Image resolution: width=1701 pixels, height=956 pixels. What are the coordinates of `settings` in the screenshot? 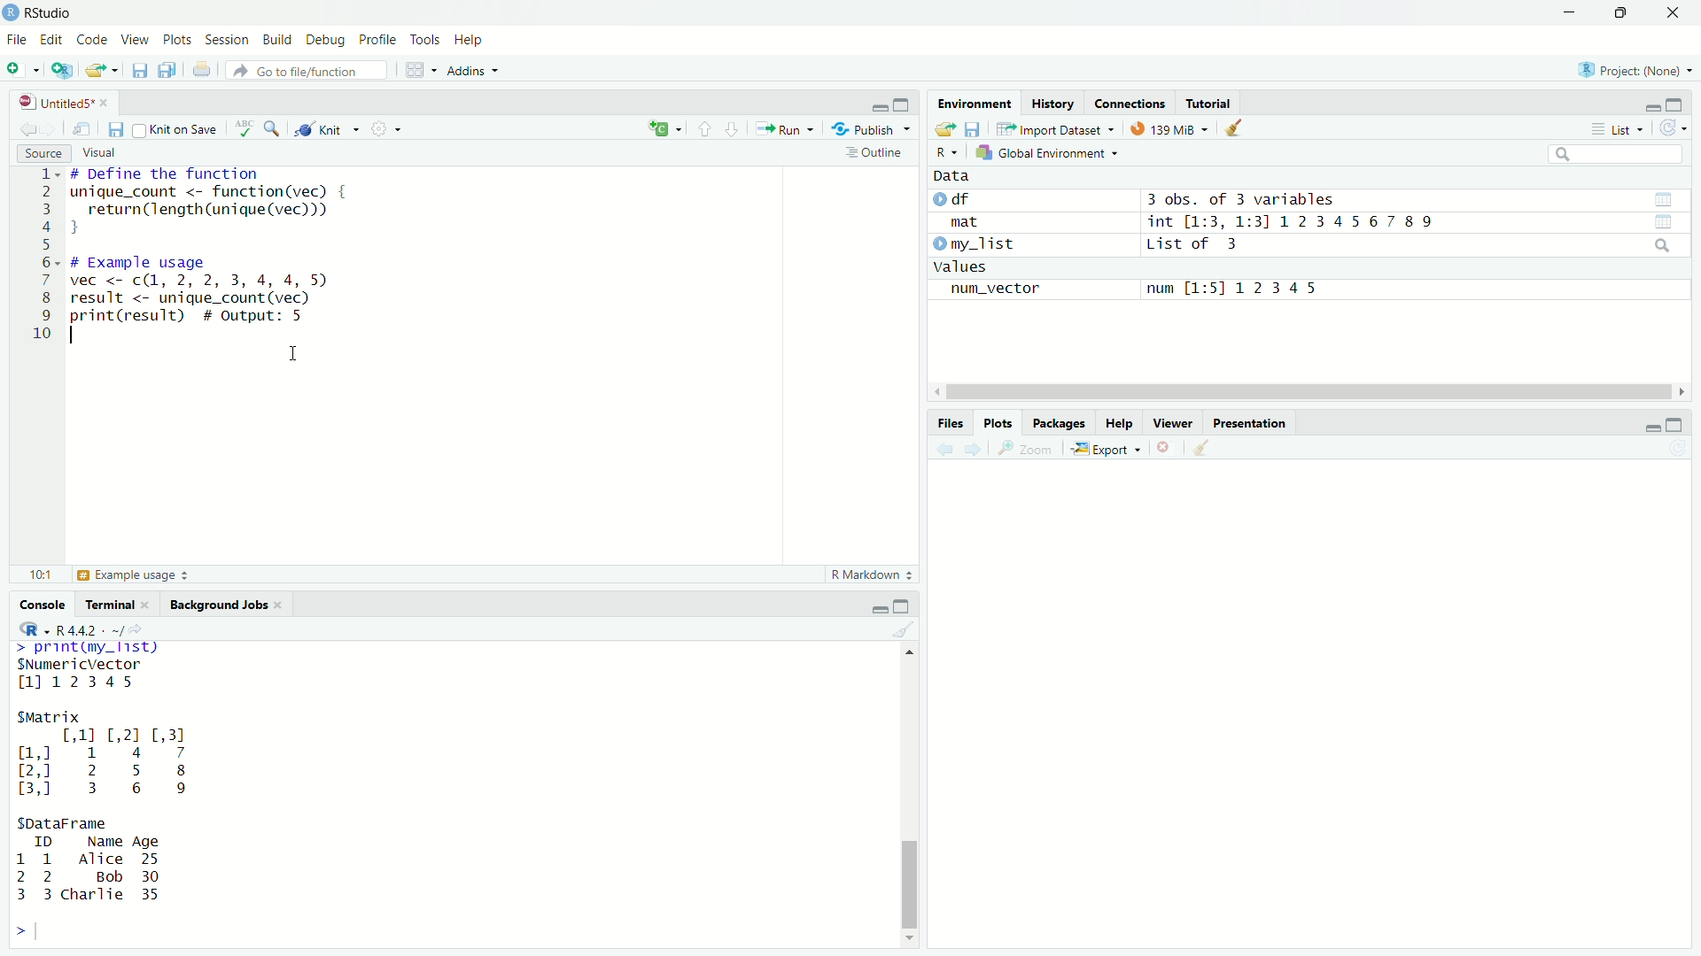 It's located at (384, 128).